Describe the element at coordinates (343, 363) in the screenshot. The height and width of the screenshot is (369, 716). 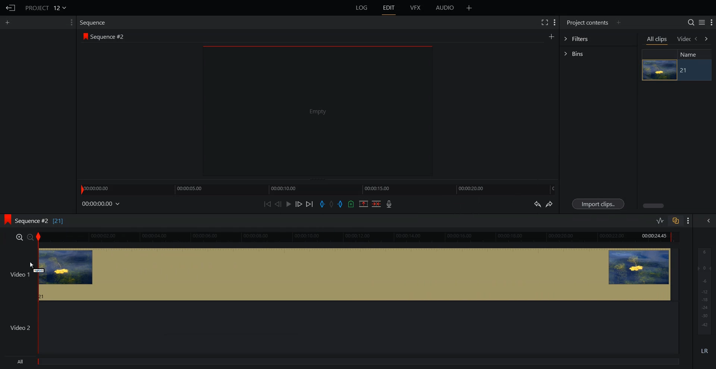
I see `All` at that location.